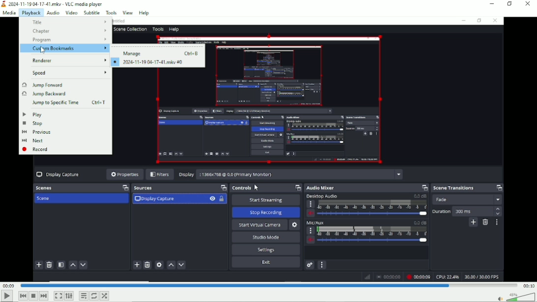 This screenshot has height=302, width=537. Describe the element at coordinates (312, 178) in the screenshot. I see `Video` at that location.